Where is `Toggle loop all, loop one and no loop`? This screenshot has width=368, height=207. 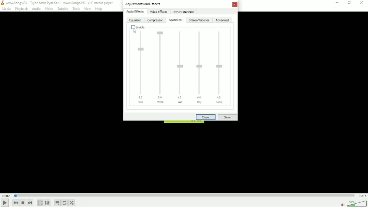 Toggle loop all, loop one and no loop is located at coordinates (64, 203).